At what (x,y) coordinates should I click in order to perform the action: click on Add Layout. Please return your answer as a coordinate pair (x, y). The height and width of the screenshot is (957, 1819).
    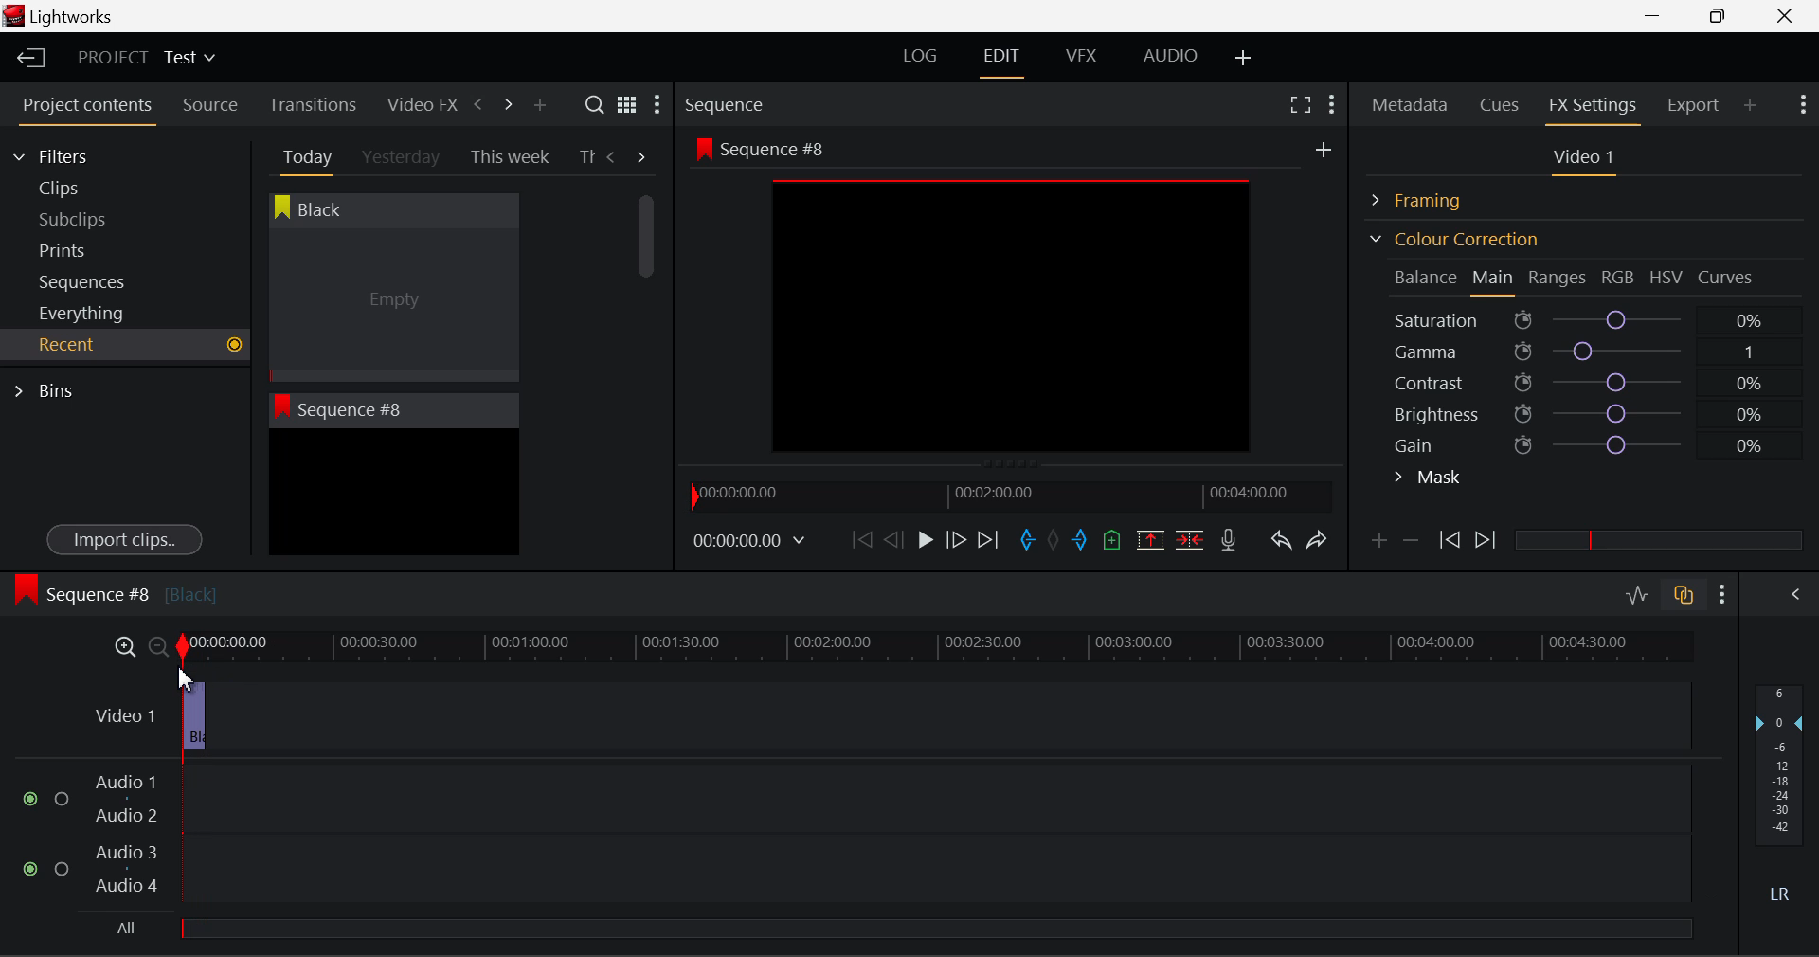
    Looking at the image, I should click on (1244, 59).